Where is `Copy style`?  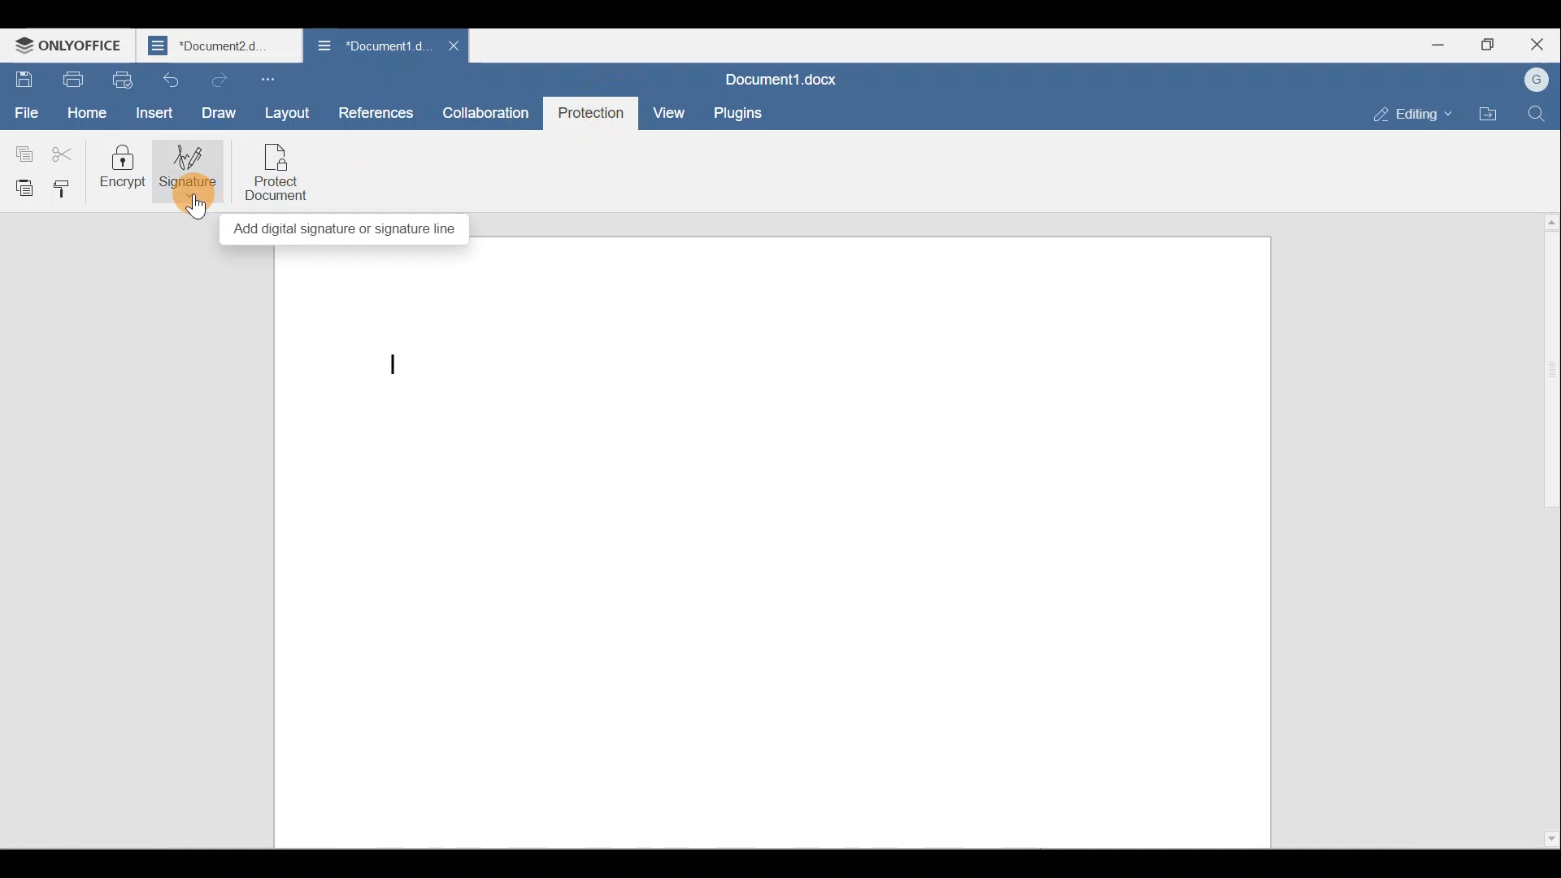
Copy style is located at coordinates (62, 186).